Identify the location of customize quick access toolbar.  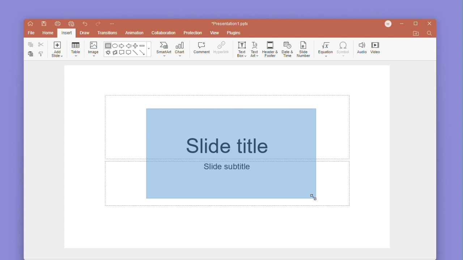
(112, 23).